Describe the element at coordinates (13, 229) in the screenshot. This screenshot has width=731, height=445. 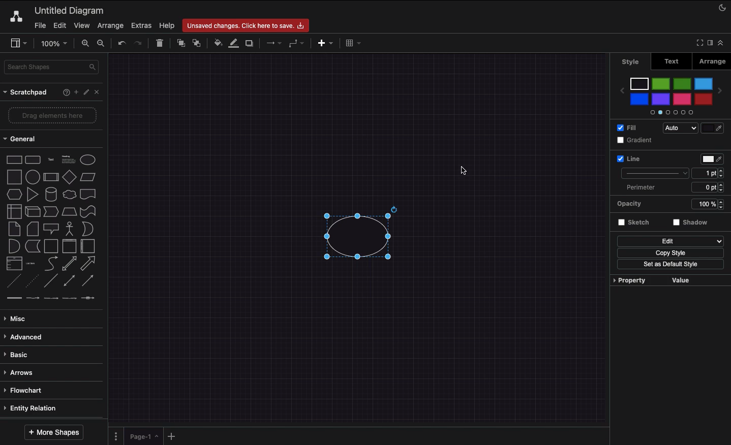
I see `Note` at that location.